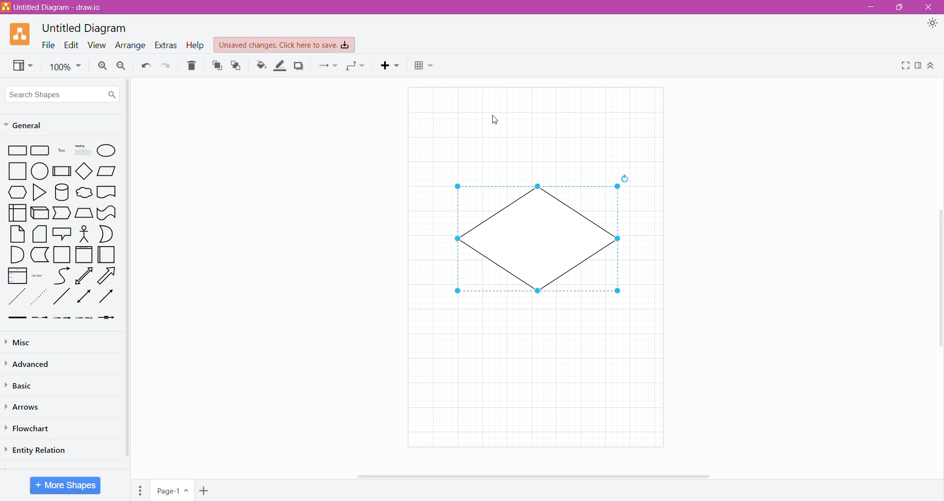 This screenshot has width=944, height=501. I want to click on Actor, so click(83, 234).